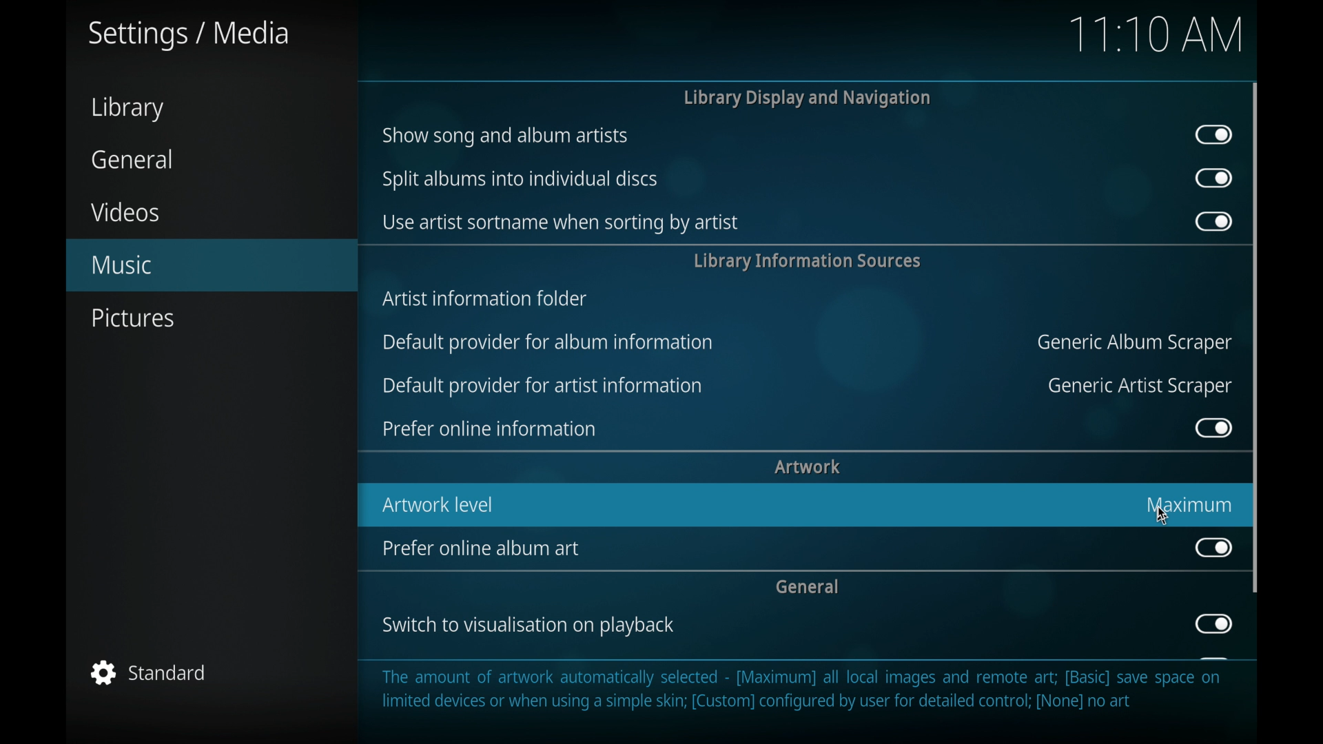  I want to click on prefer online album art, so click(481, 550).